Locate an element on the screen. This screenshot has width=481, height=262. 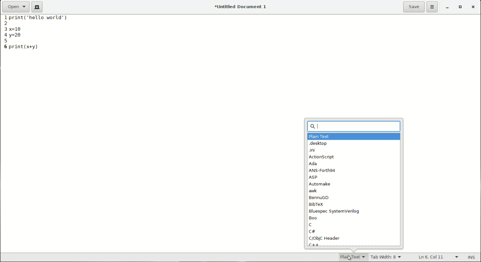
boo is located at coordinates (315, 218).